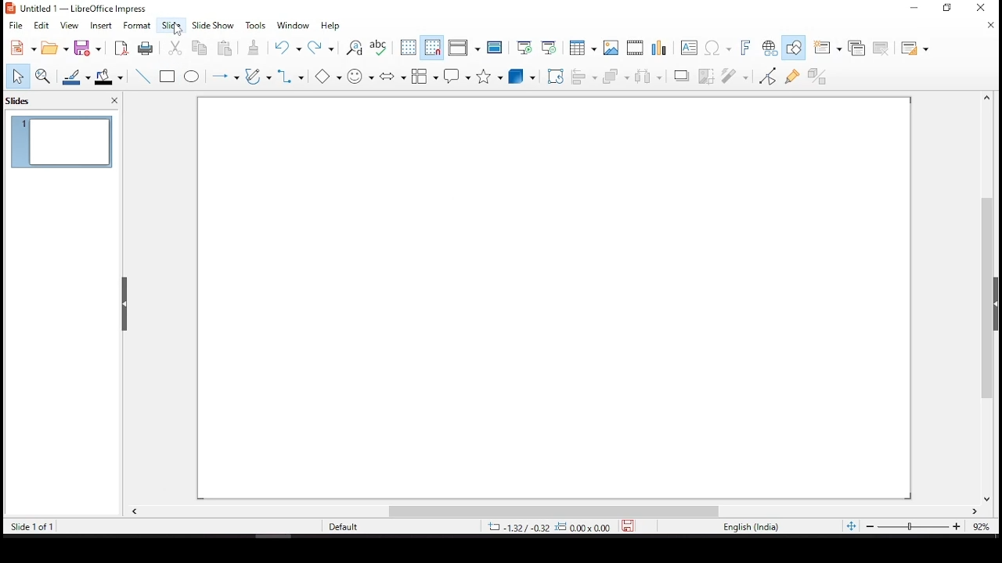 This screenshot has width=1002, height=563. Describe the element at coordinates (615, 77) in the screenshot. I see `arrange` at that location.